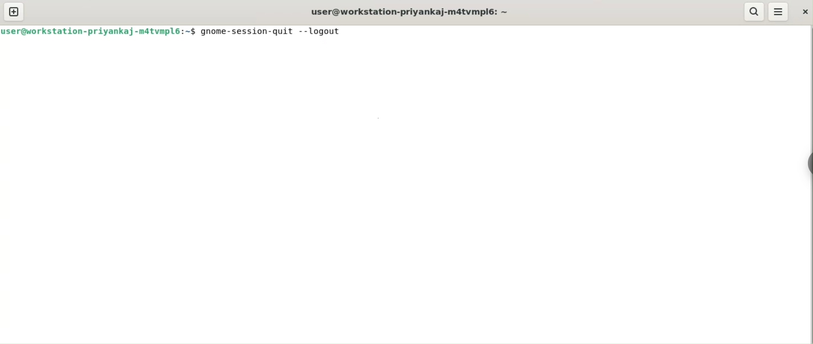 Image resolution: width=813 pixels, height=344 pixels. What do you see at coordinates (801, 11) in the screenshot?
I see `close` at bounding box center [801, 11].